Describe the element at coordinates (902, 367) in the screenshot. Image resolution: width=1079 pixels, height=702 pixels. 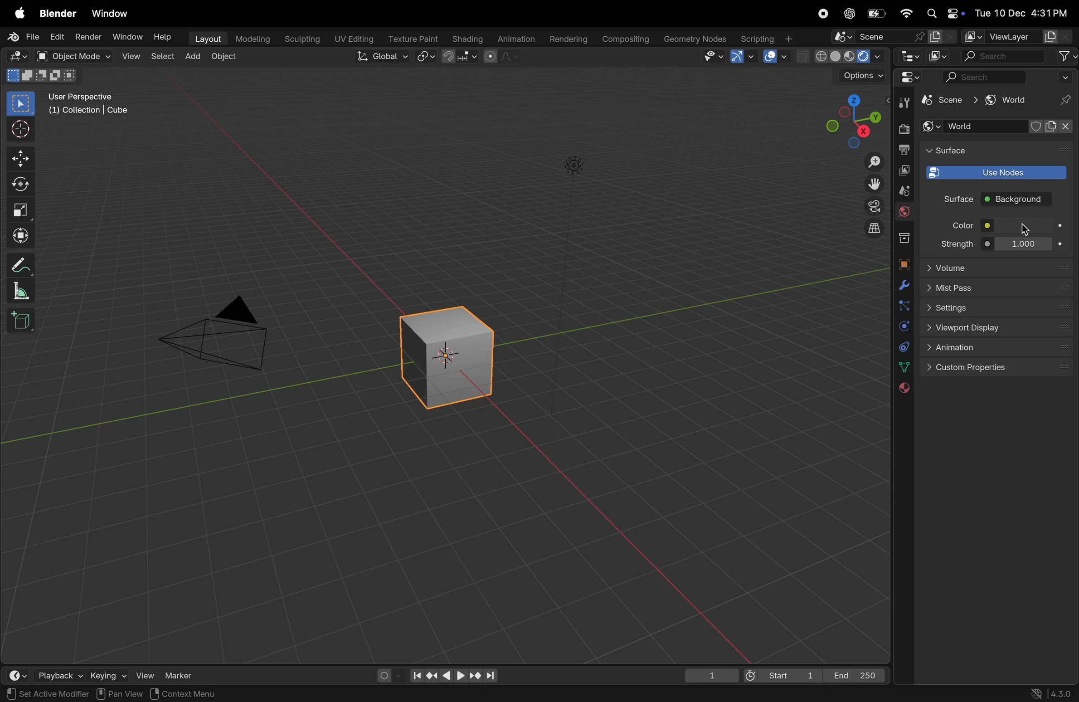
I see `data ` at that location.